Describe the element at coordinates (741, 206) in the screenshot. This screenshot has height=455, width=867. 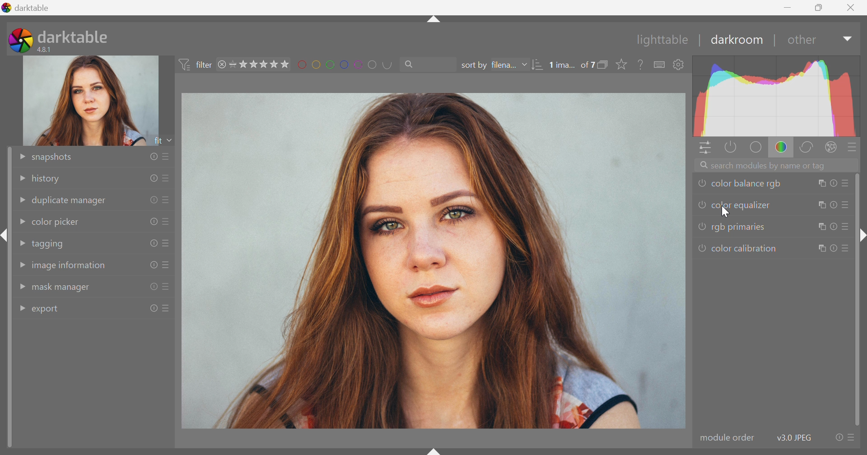
I see `color equalizer` at that location.